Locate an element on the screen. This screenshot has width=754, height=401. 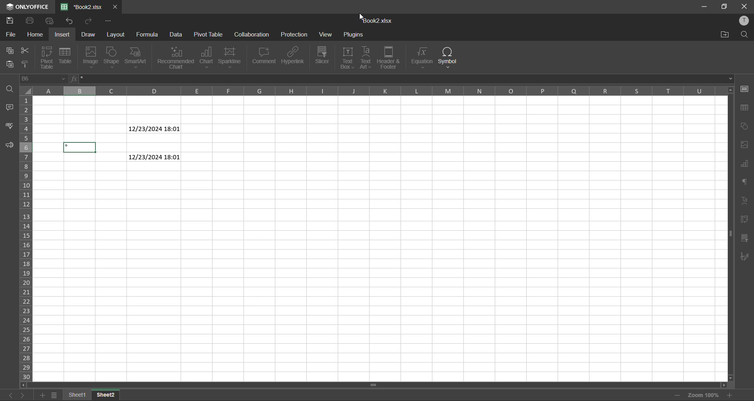
feedback is located at coordinates (11, 145).